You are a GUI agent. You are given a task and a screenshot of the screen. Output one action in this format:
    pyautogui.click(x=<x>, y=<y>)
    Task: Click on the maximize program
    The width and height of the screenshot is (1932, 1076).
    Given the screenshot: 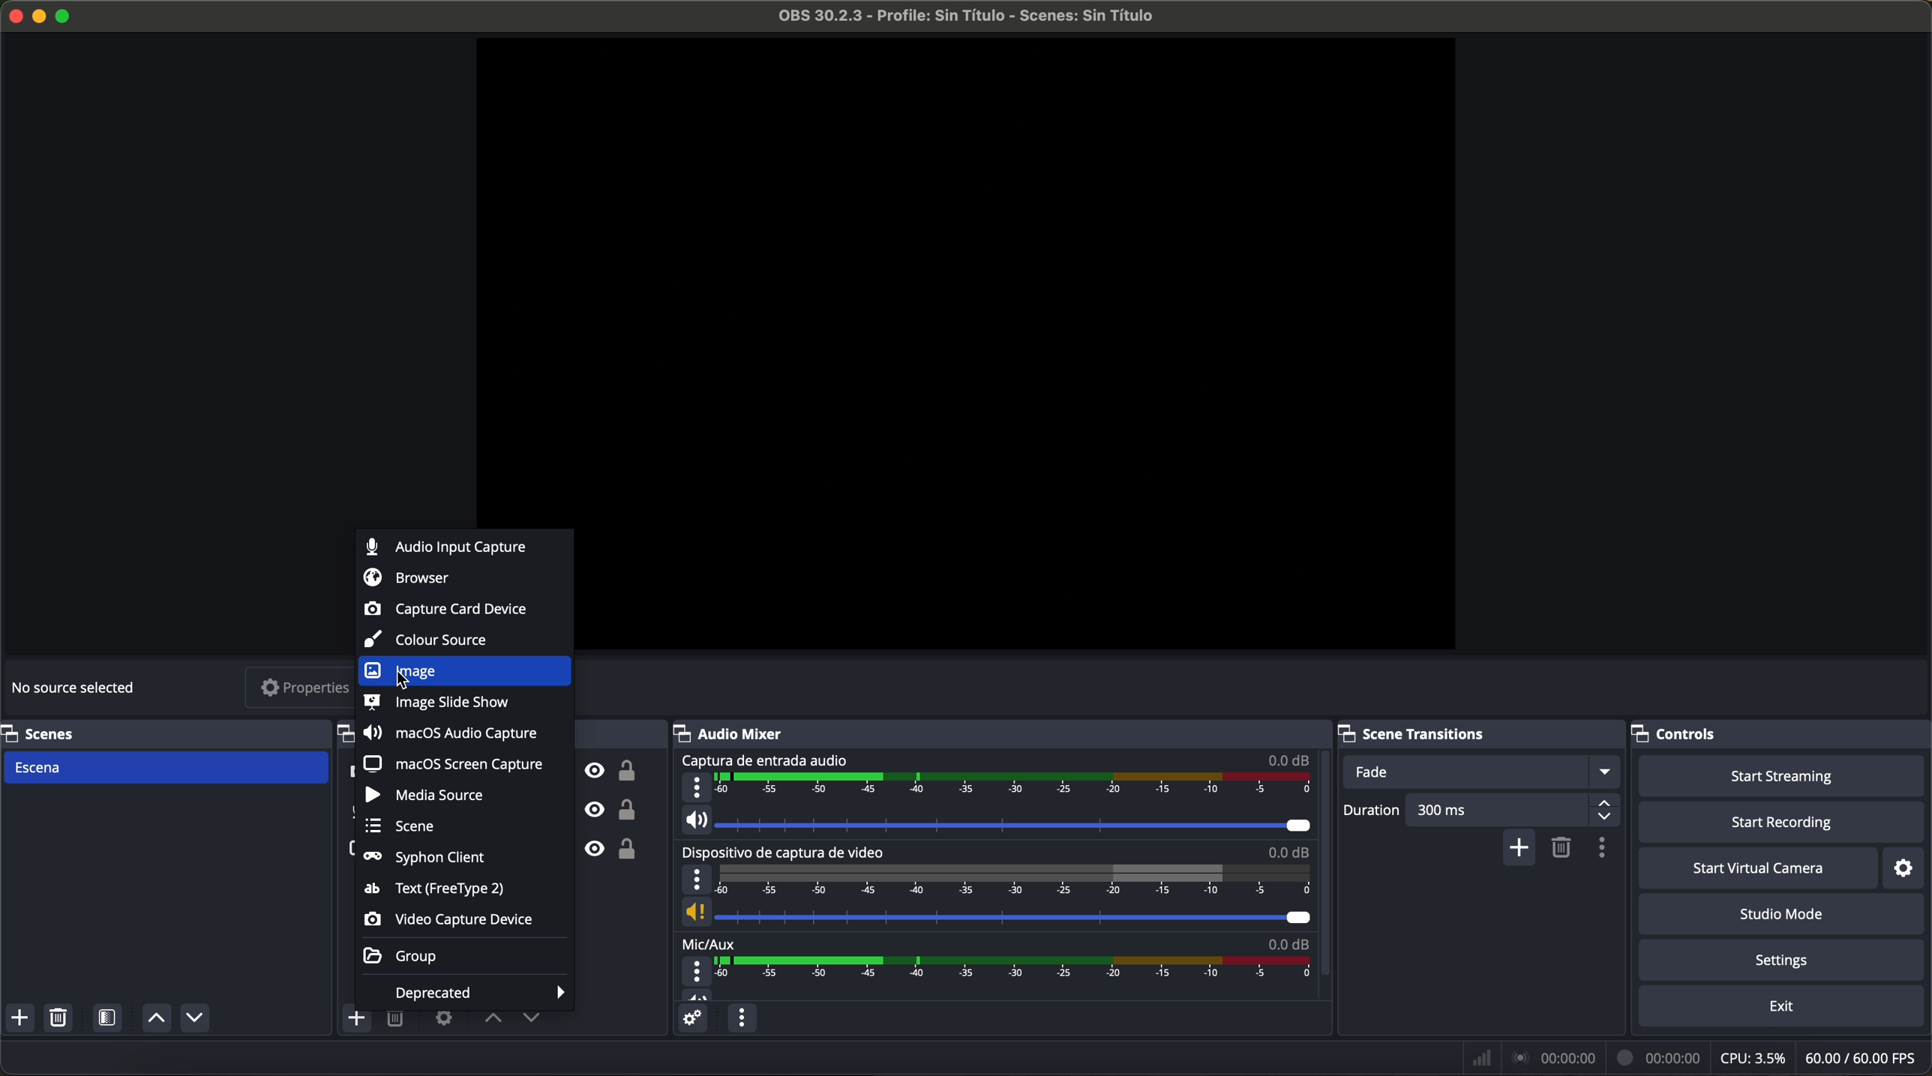 What is the action you would take?
    pyautogui.click(x=66, y=14)
    